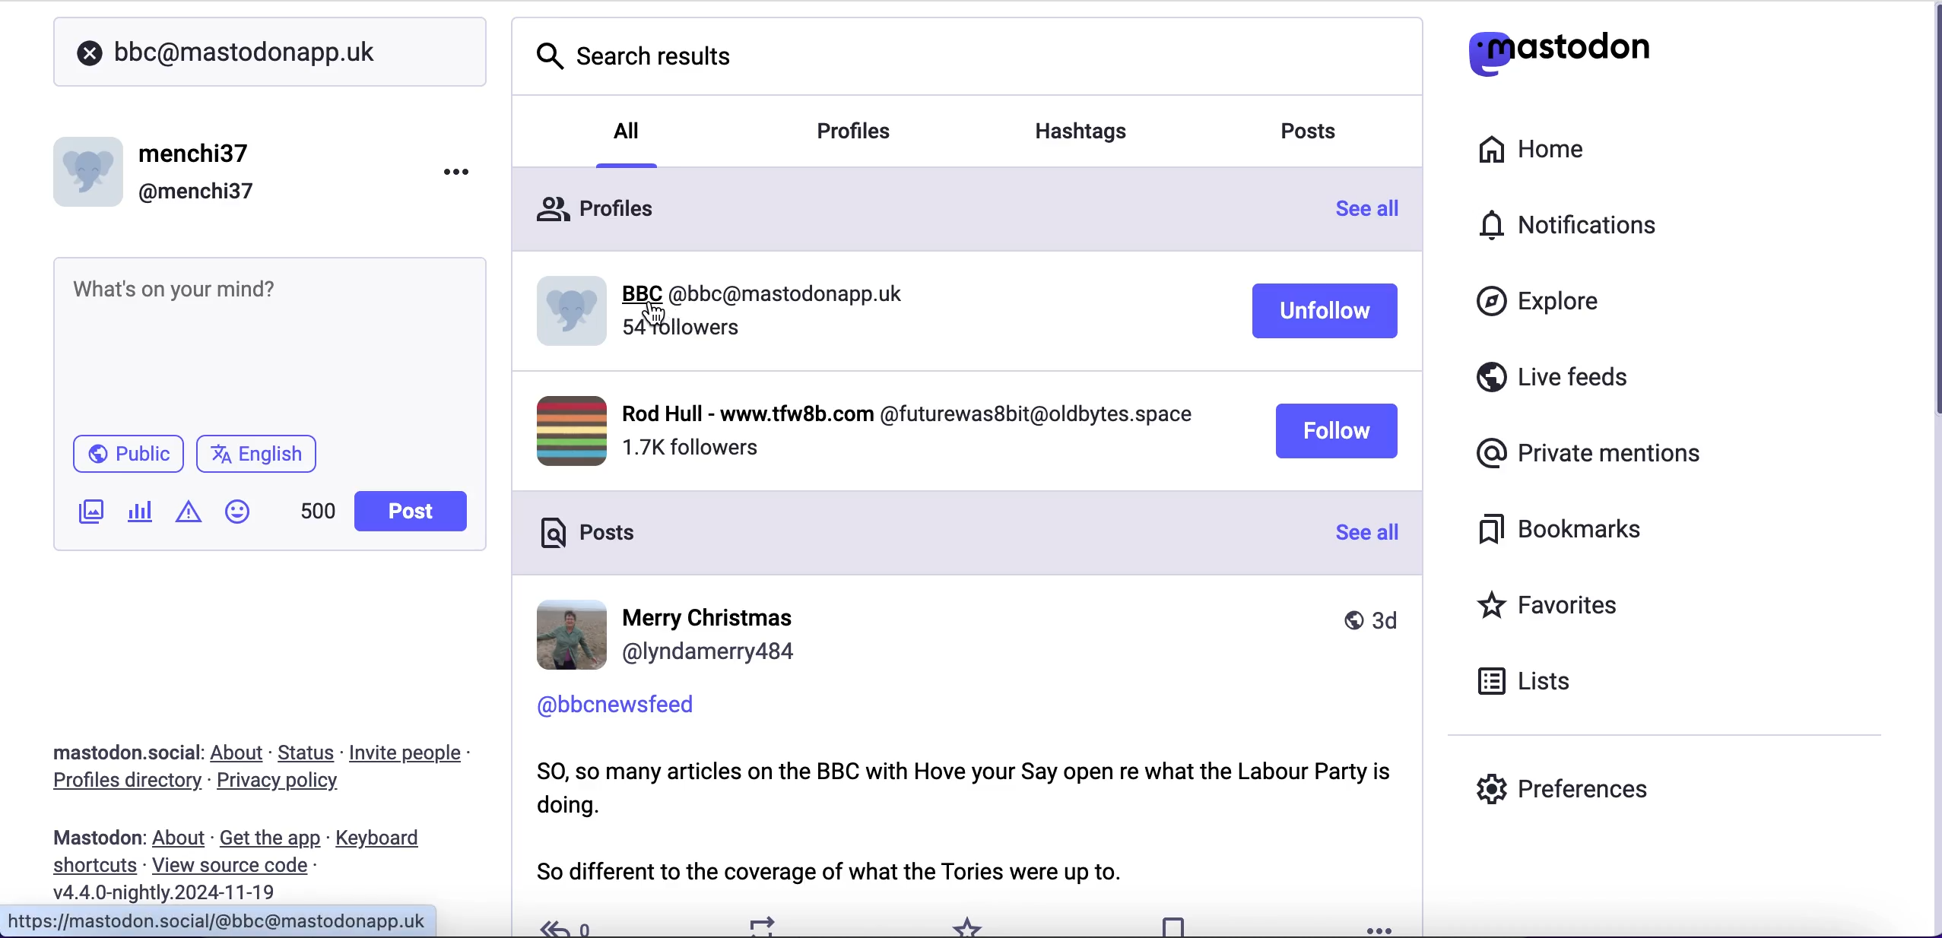 The width and height of the screenshot is (1942, 938). I want to click on profiles, so click(857, 129).